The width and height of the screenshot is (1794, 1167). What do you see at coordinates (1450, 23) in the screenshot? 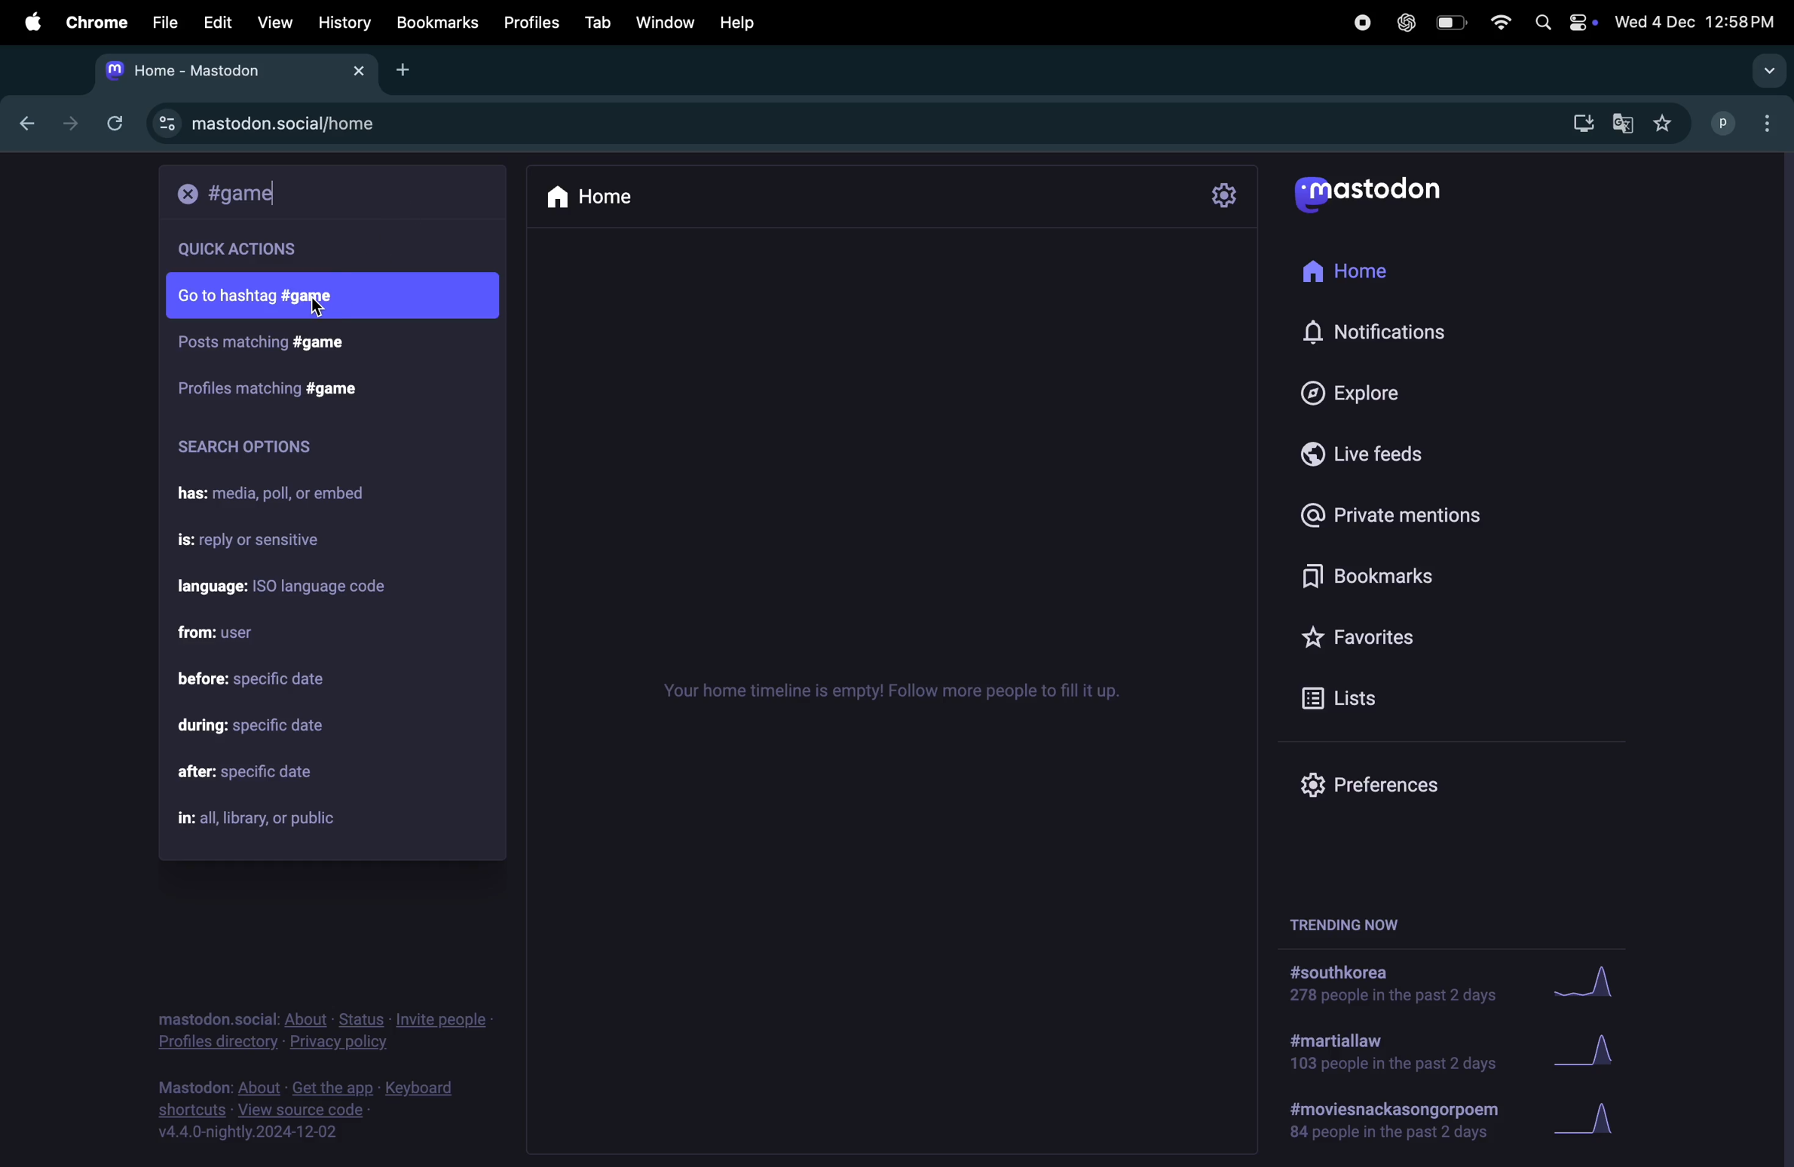
I see `battery` at bounding box center [1450, 23].